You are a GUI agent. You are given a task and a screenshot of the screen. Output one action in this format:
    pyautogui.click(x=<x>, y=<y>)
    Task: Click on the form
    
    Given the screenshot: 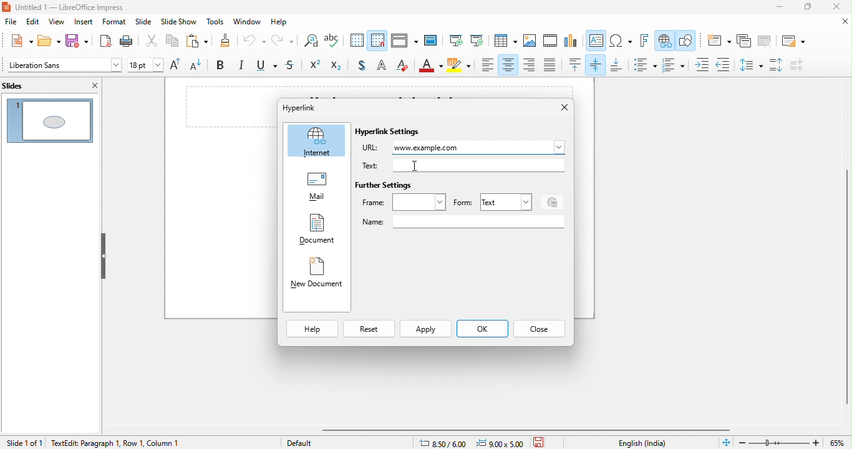 What is the action you would take?
    pyautogui.click(x=463, y=203)
    